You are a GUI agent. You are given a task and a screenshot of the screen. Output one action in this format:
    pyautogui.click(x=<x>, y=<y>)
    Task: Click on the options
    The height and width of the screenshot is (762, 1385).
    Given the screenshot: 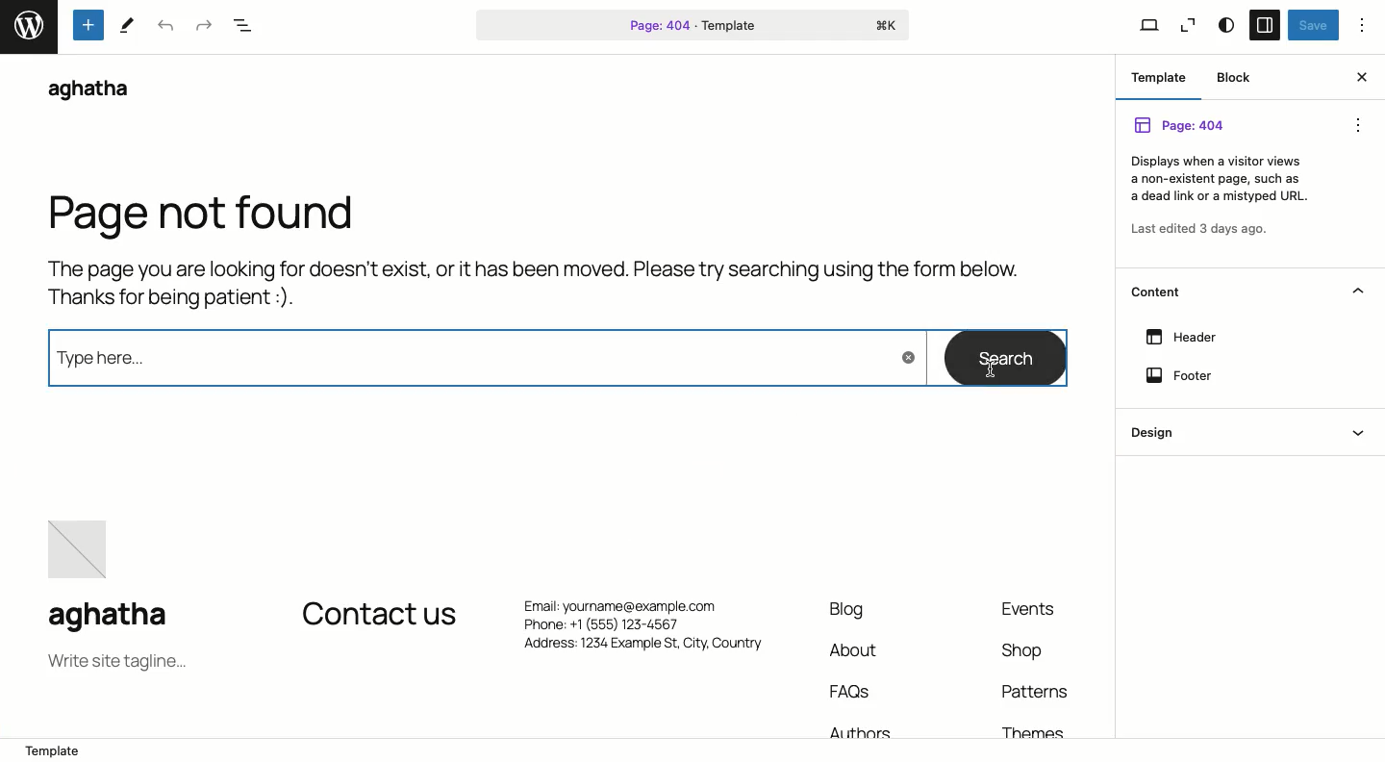 What is the action you would take?
    pyautogui.click(x=1359, y=126)
    